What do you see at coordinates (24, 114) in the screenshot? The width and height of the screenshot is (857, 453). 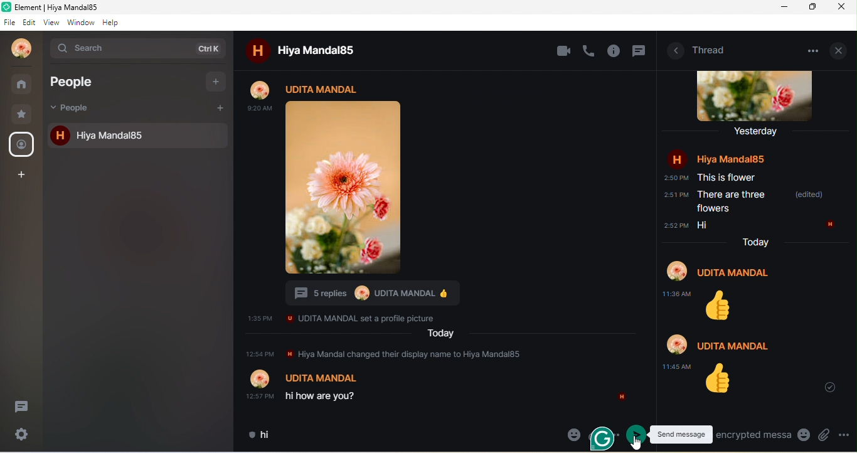 I see `favourite` at bounding box center [24, 114].